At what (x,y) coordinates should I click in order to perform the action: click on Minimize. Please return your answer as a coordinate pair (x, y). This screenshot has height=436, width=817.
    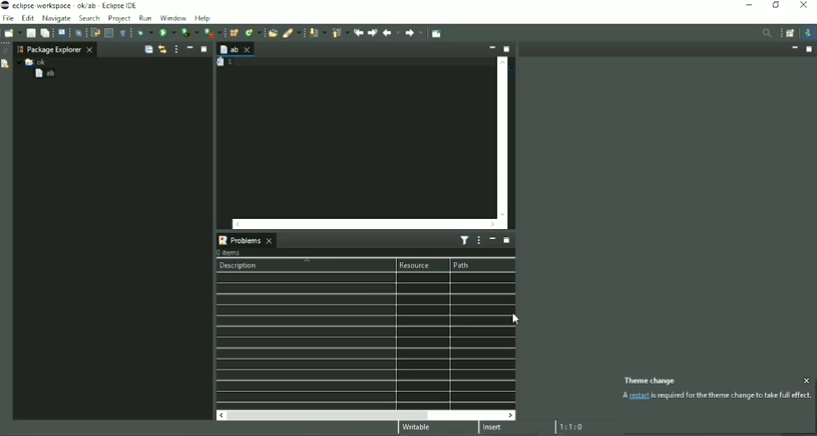
    Looking at the image, I should click on (795, 48).